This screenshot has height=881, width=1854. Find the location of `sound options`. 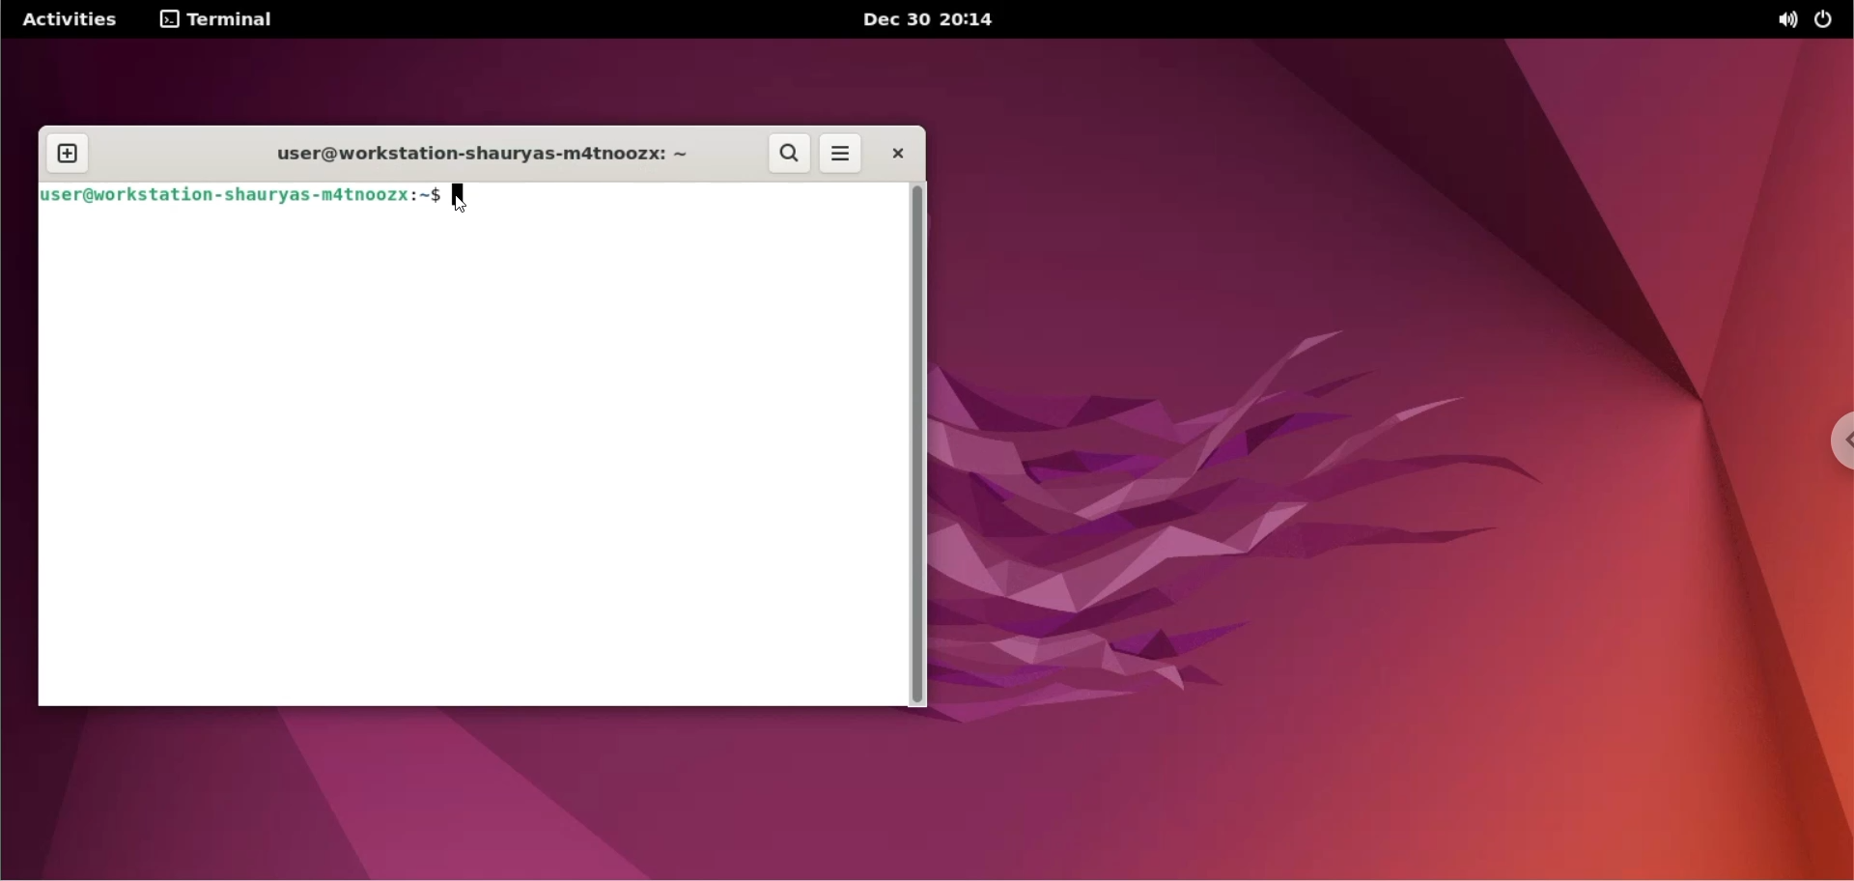

sound options is located at coordinates (1786, 19).